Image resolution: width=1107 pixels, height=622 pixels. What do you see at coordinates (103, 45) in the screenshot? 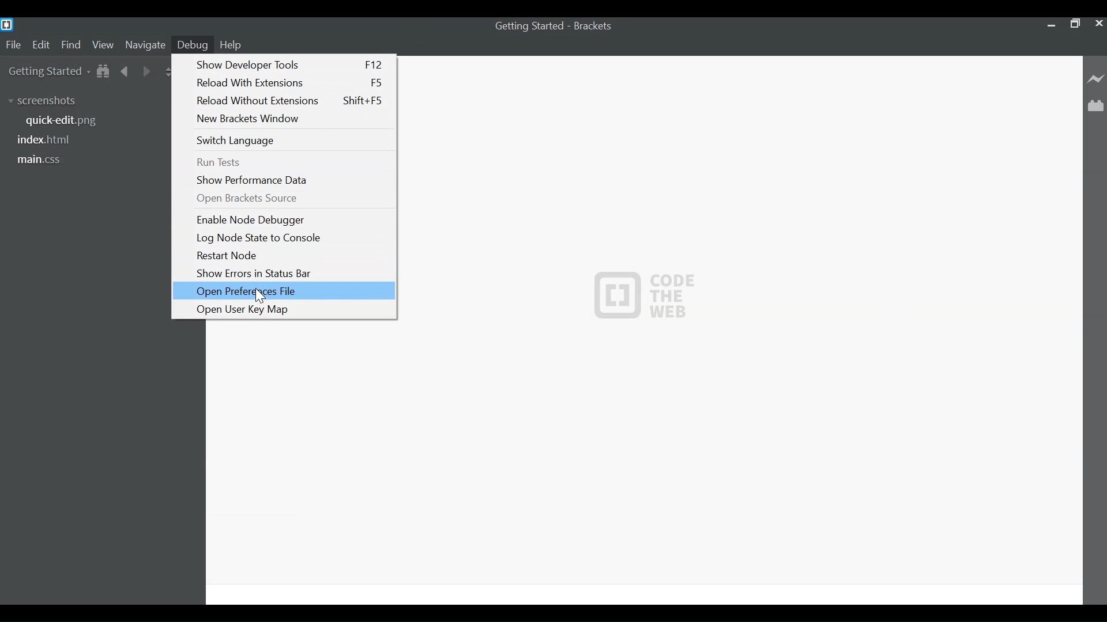
I see `View` at bounding box center [103, 45].